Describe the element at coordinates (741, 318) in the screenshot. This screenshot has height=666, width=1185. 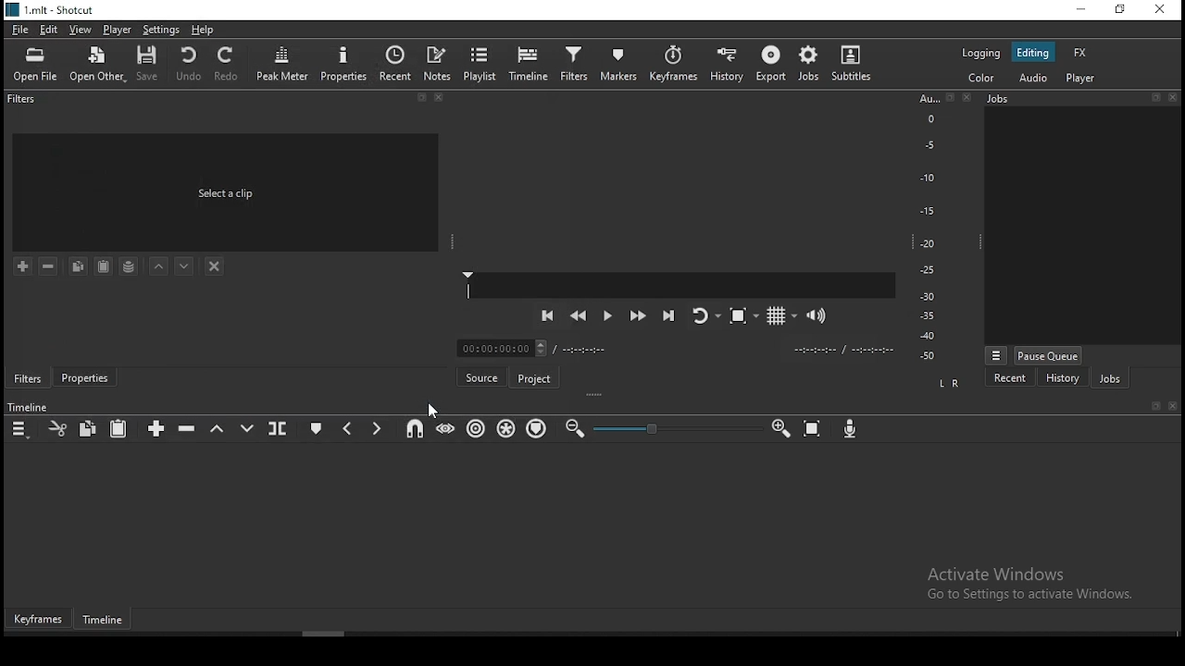
I see `toggle zoom` at that location.